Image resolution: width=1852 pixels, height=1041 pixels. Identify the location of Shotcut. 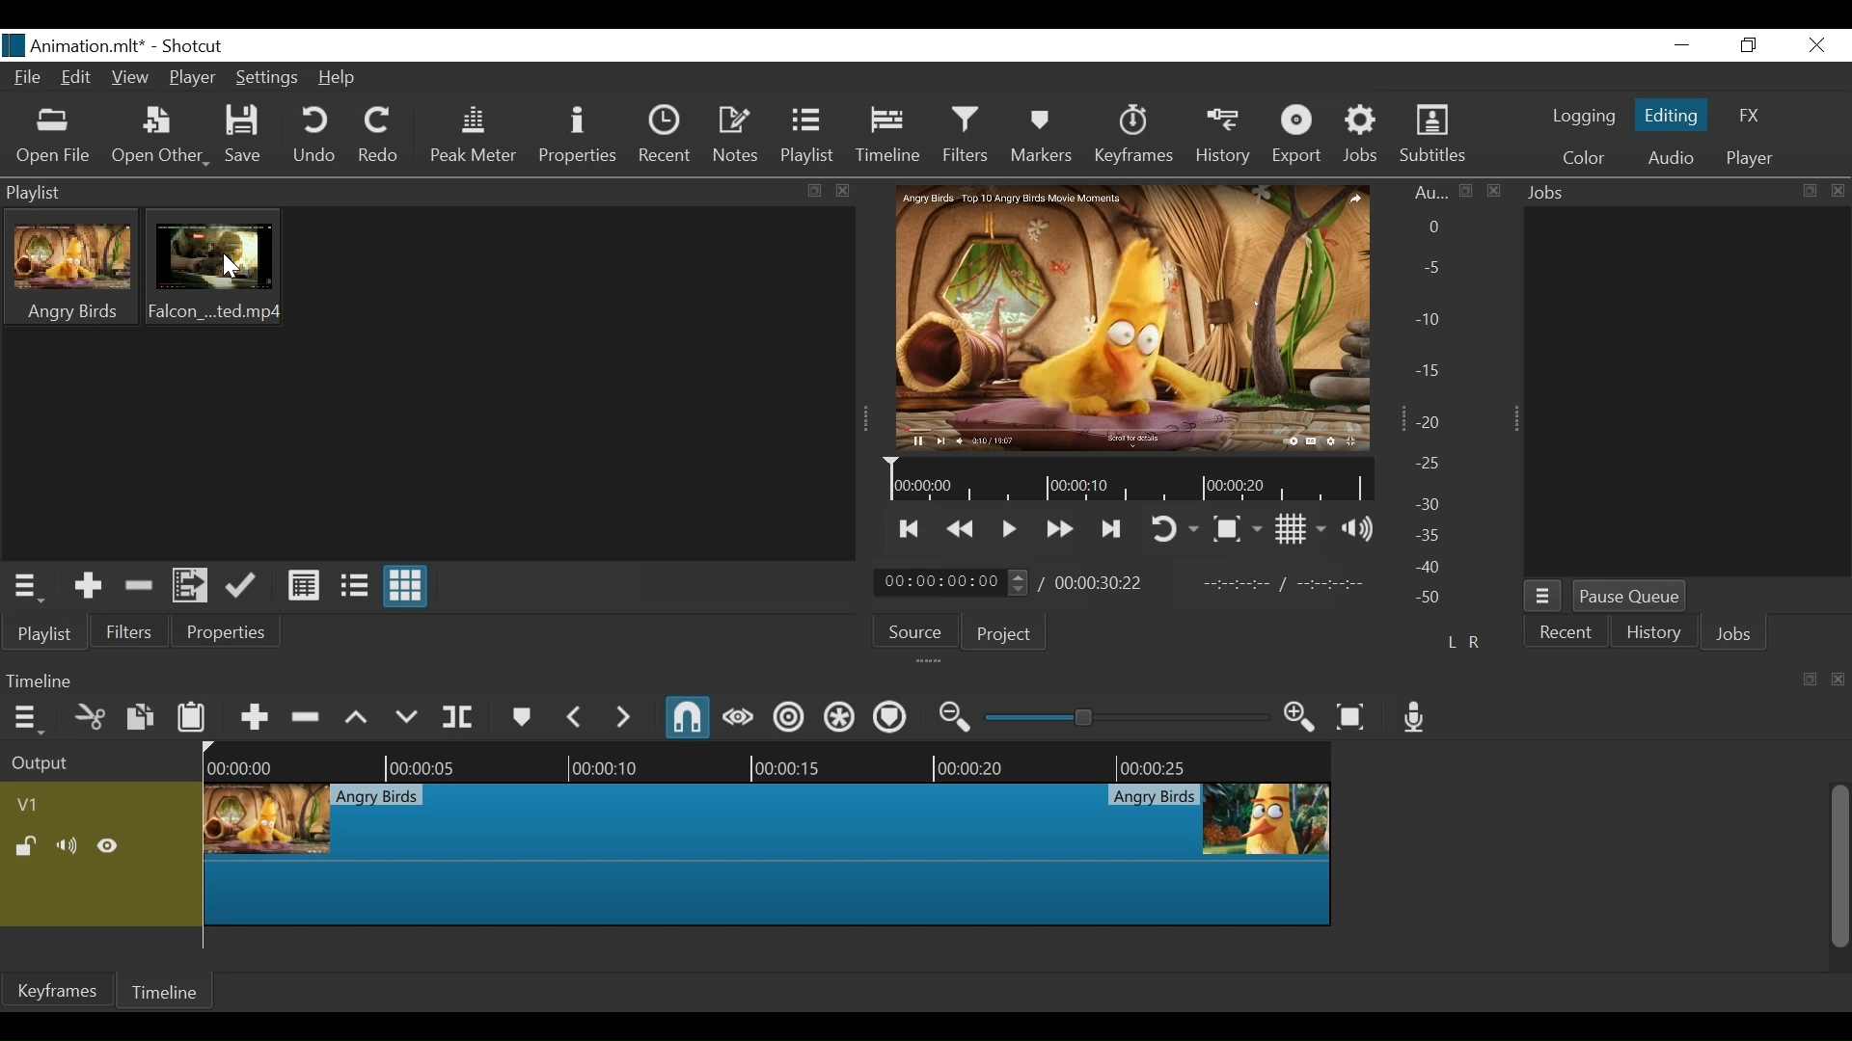
(199, 47).